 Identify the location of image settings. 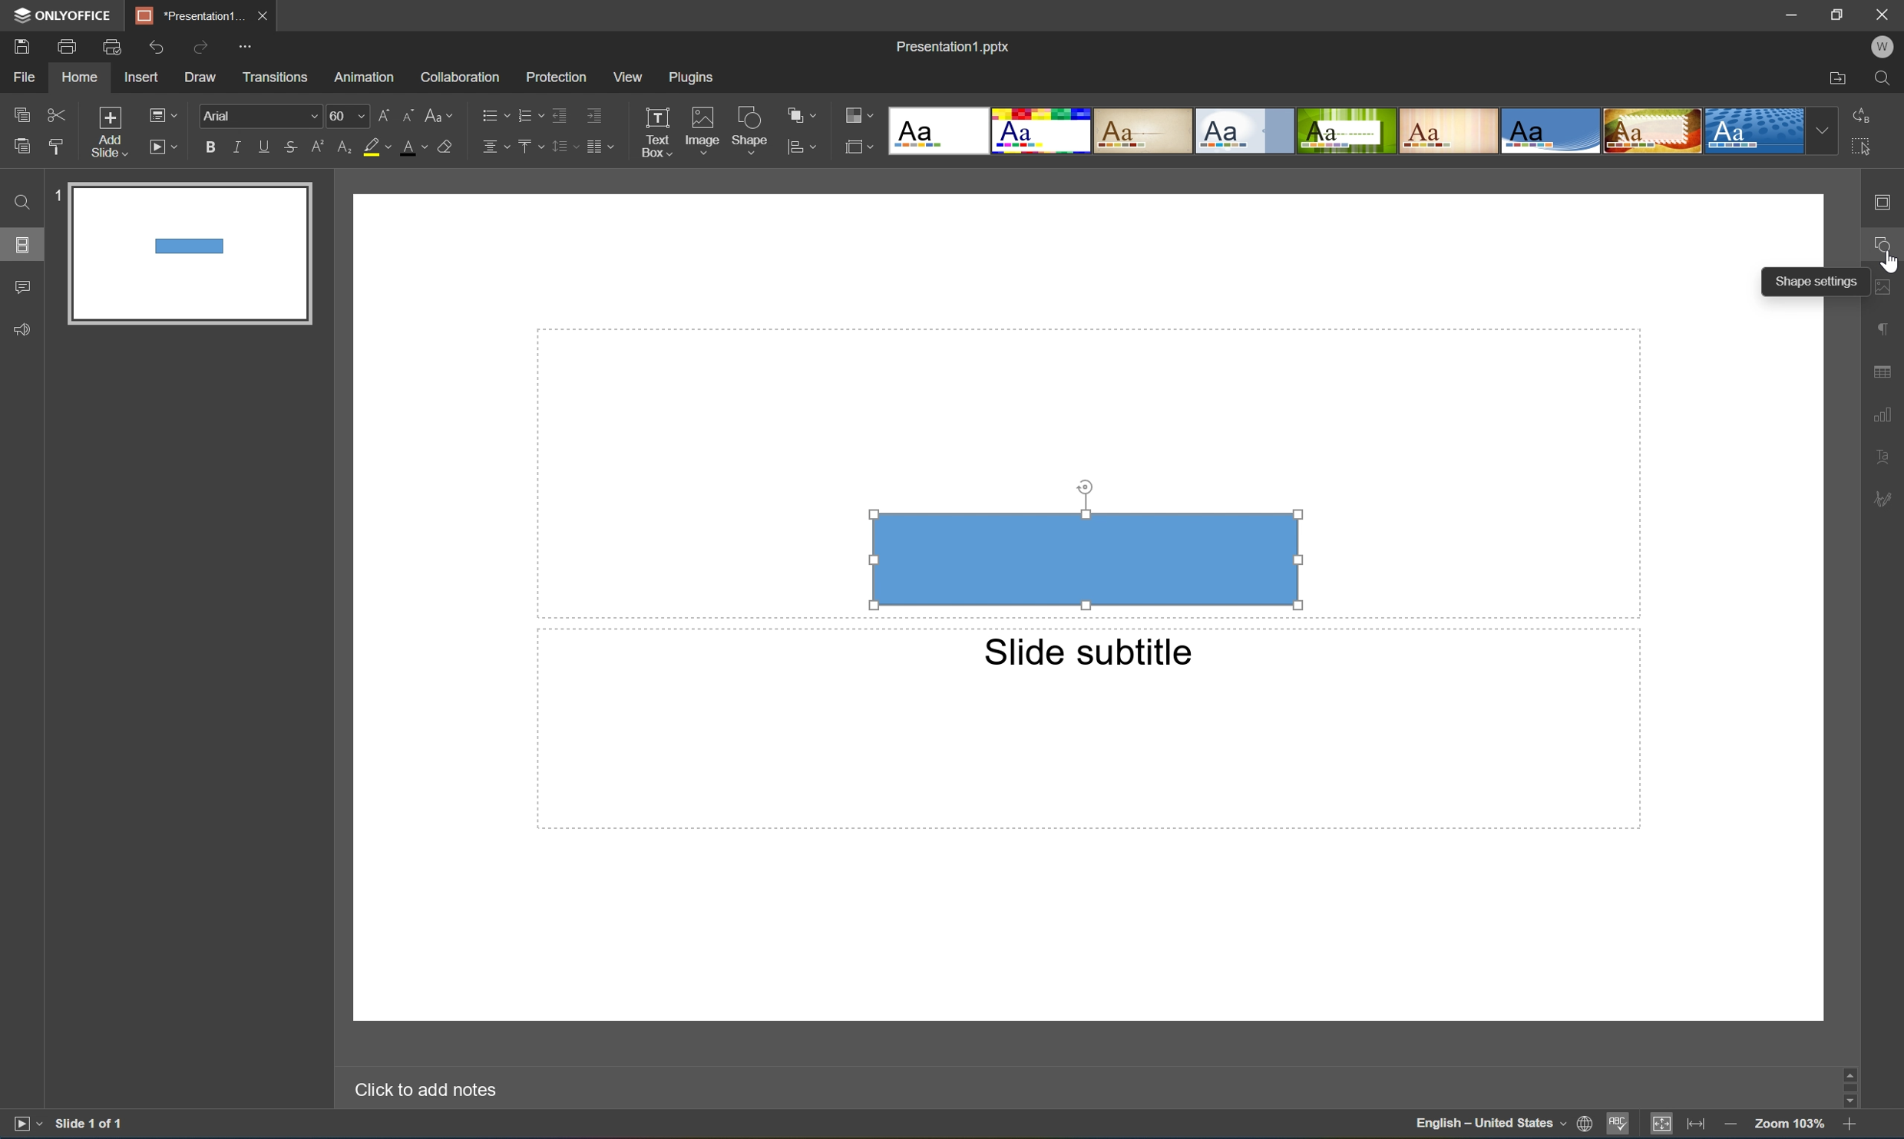
(1885, 286).